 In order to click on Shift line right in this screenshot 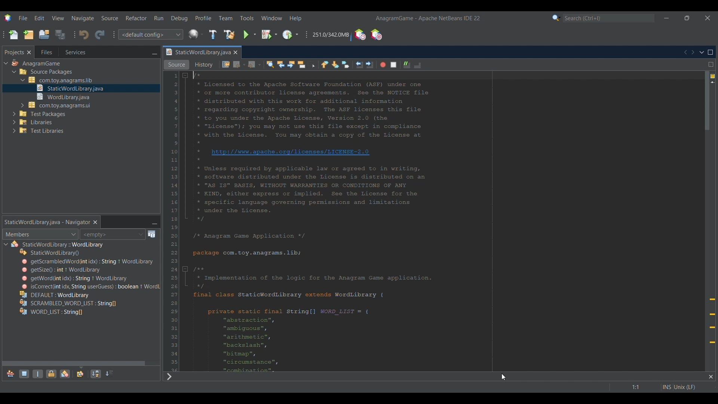, I will do `click(370, 65)`.